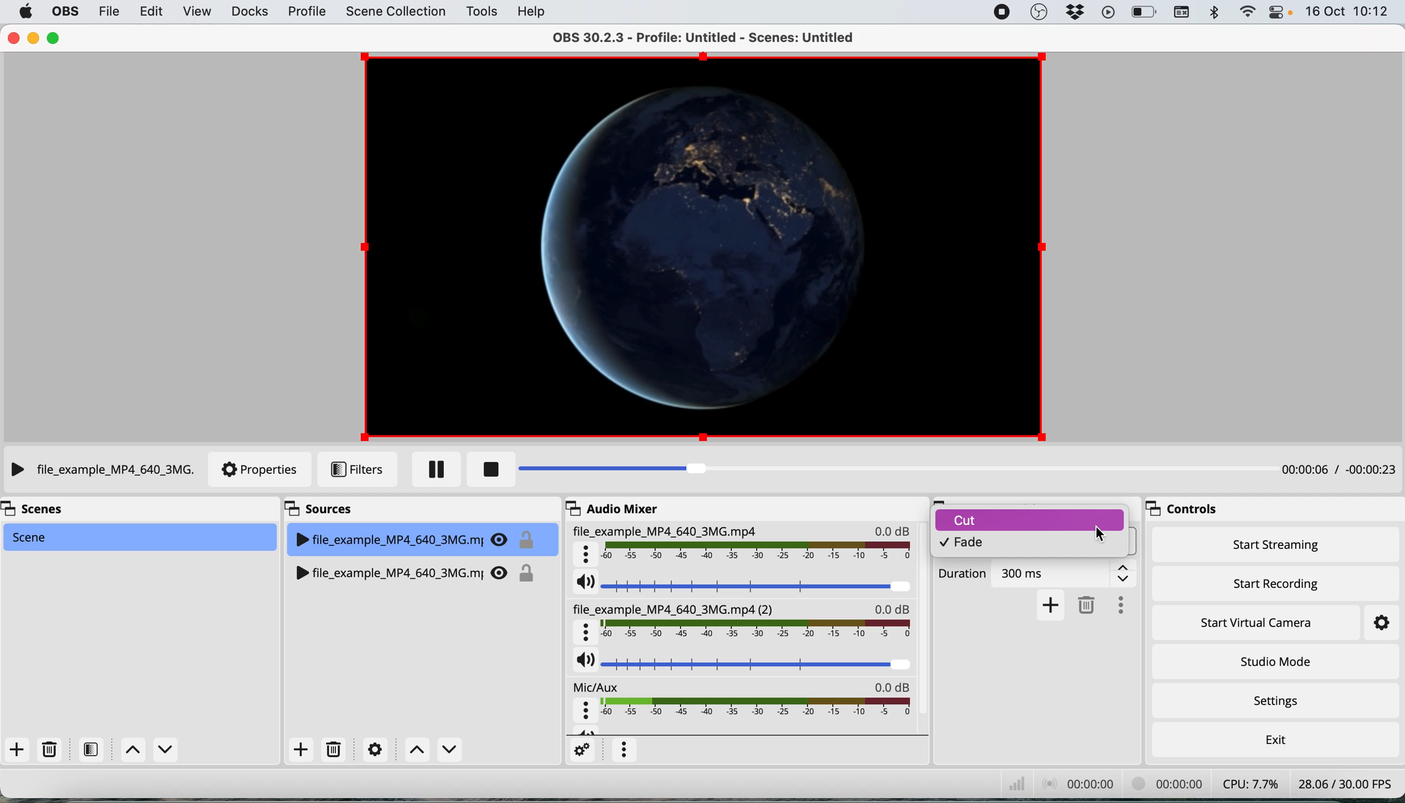  What do you see at coordinates (534, 11) in the screenshot?
I see `help` at bounding box center [534, 11].